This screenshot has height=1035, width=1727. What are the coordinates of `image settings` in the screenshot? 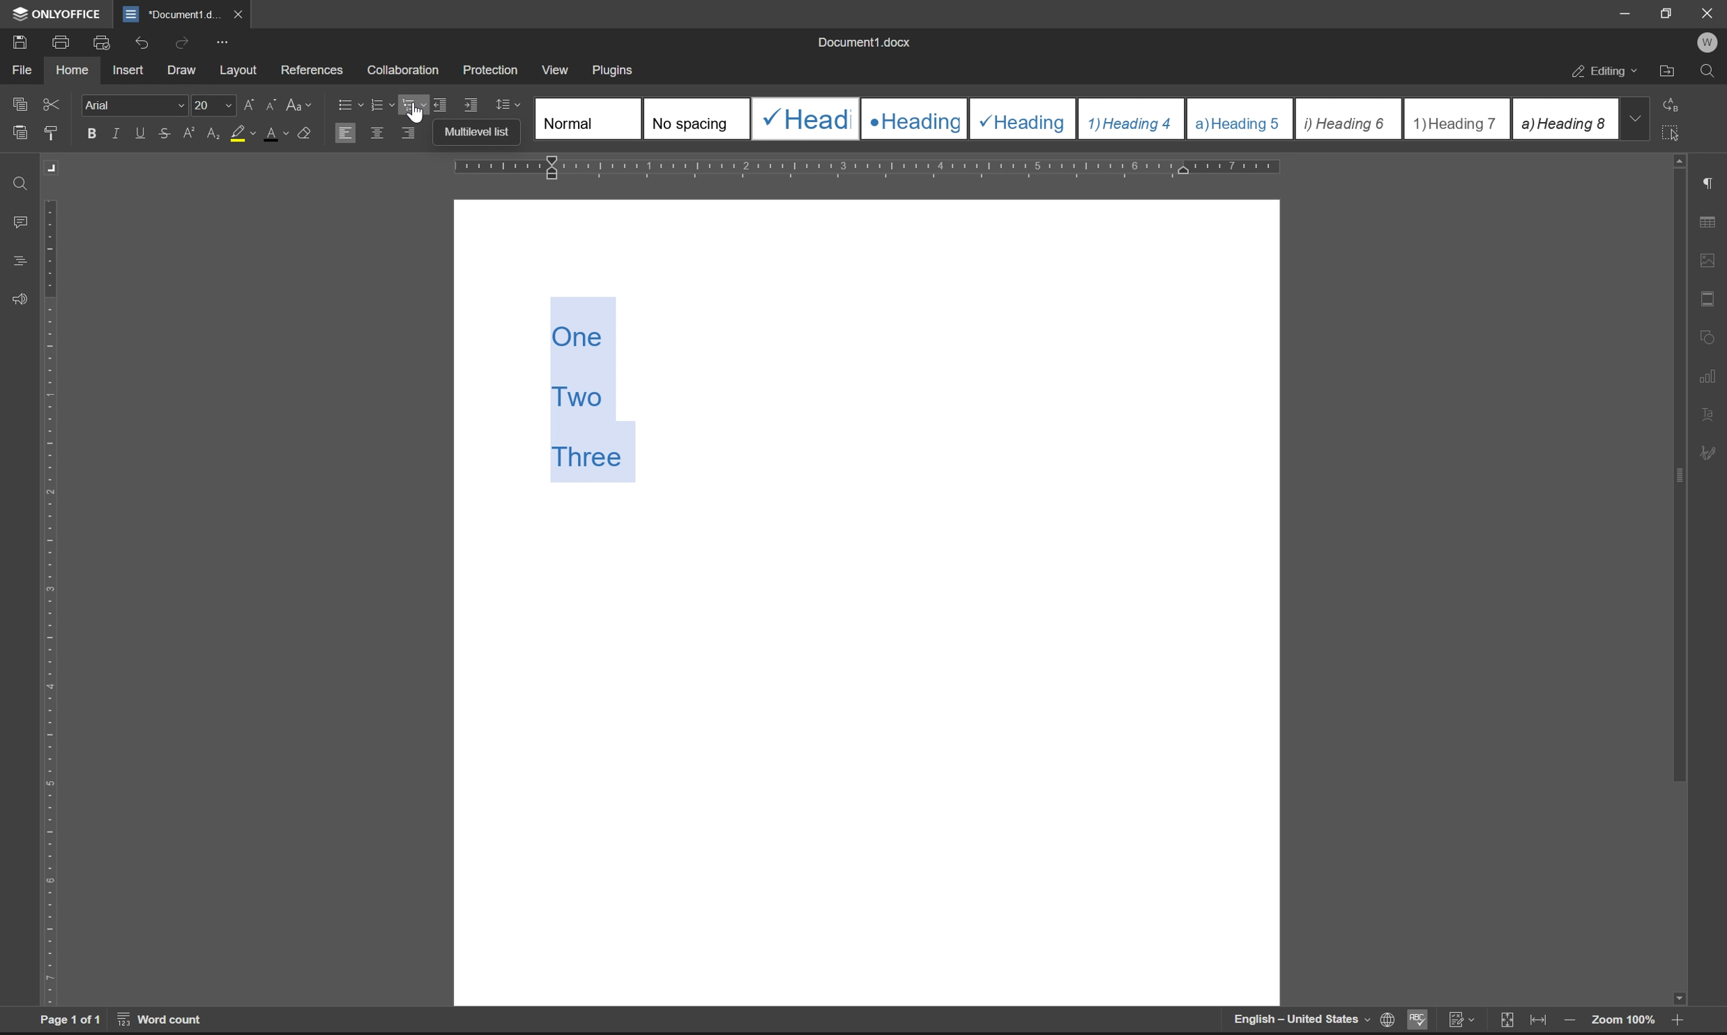 It's located at (1707, 257).